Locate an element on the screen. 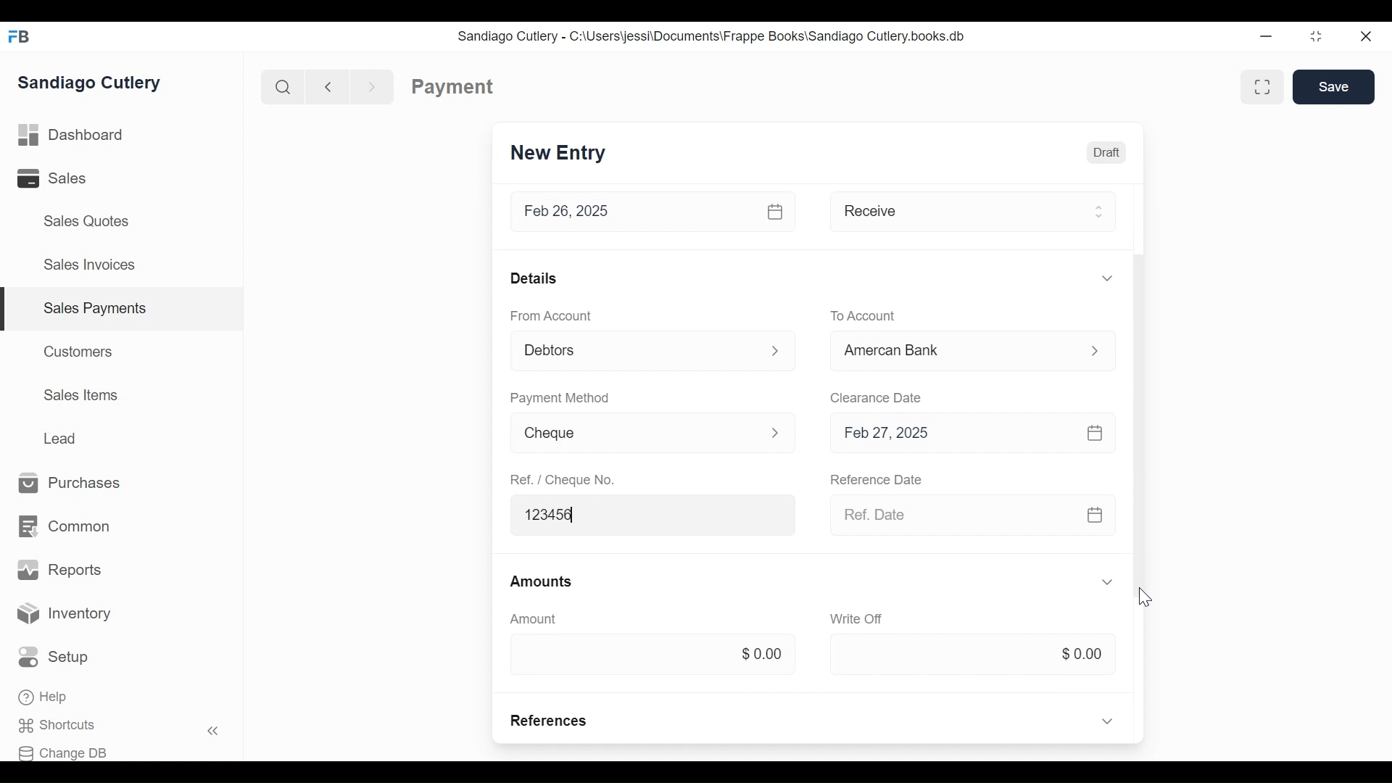  Receive is located at coordinates (951, 210).